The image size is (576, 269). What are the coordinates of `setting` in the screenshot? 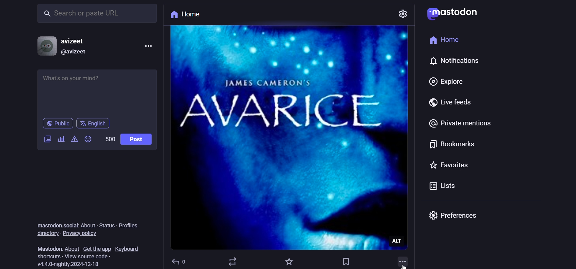 It's located at (404, 13).